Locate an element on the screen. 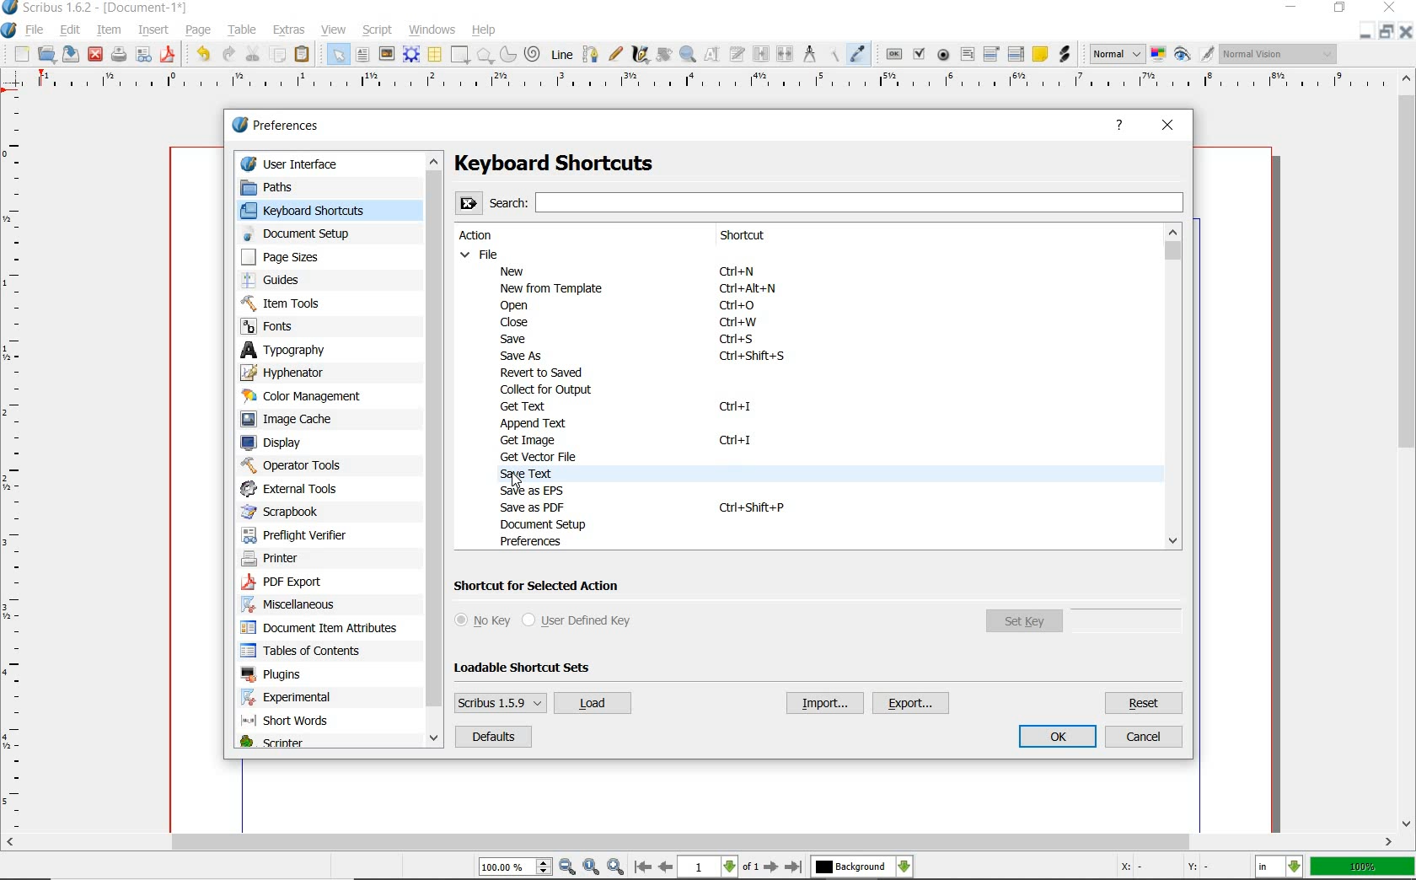 This screenshot has height=880, width=1416. color management is located at coordinates (308, 396).